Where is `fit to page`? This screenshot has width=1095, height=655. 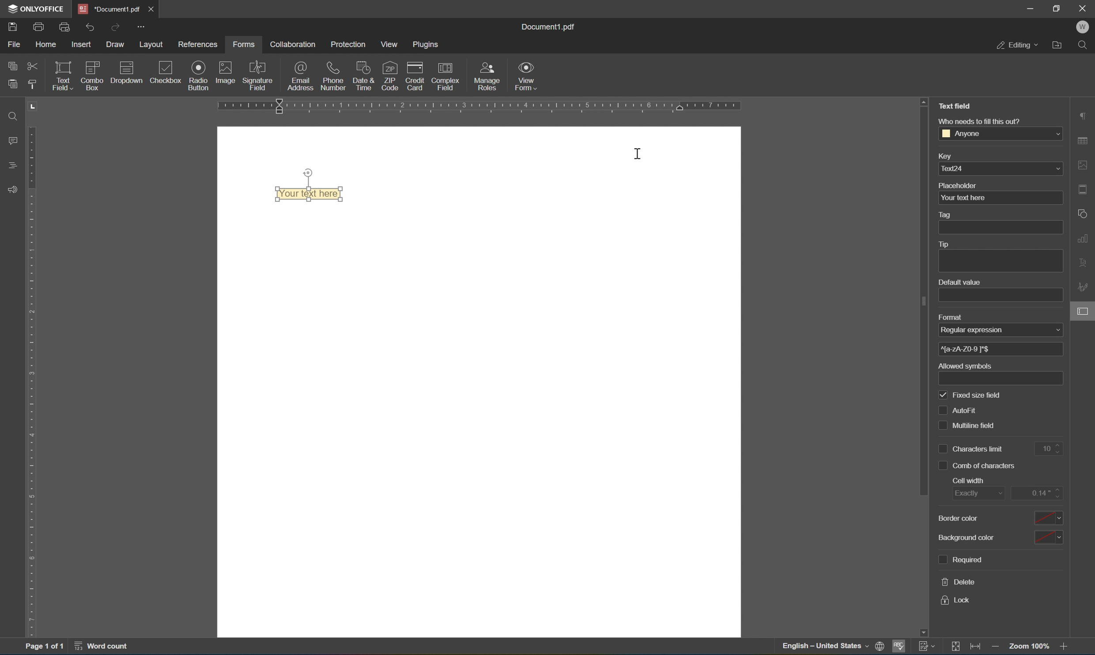 fit to page is located at coordinates (955, 647).